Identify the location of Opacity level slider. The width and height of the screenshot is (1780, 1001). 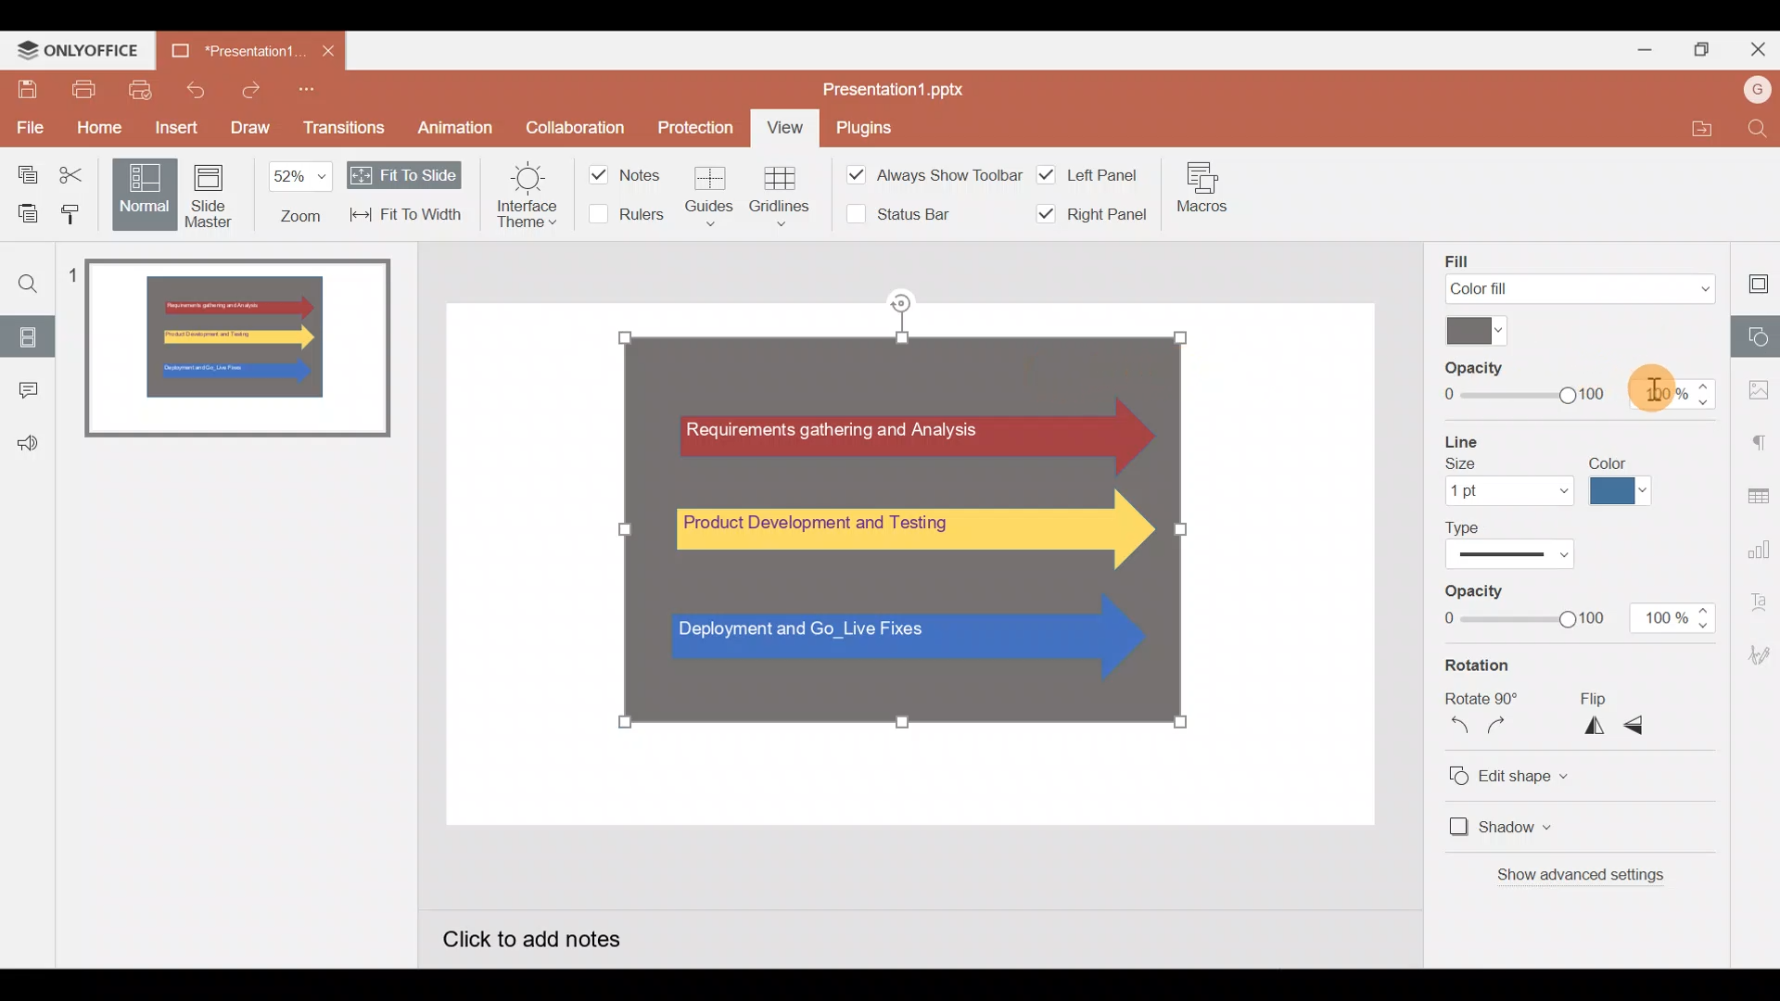
(1513, 381).